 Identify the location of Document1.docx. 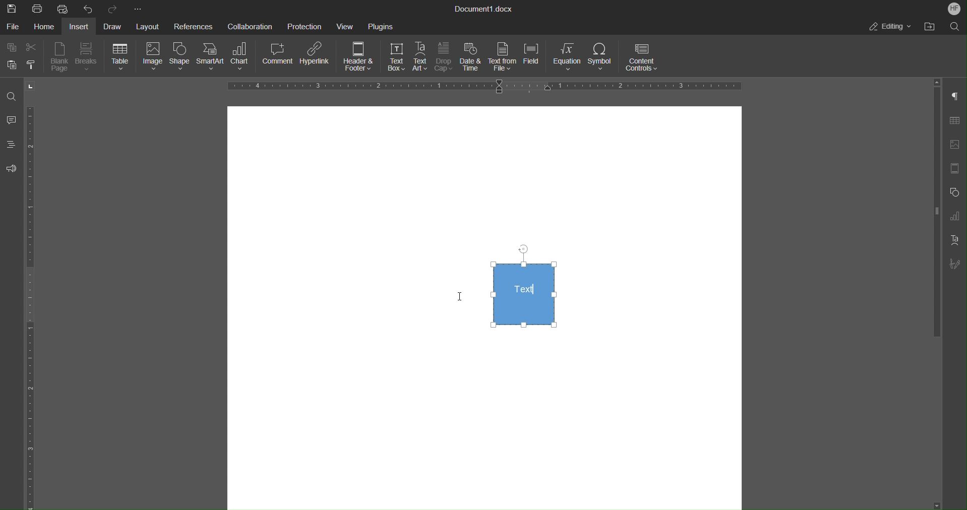
(485, 10).